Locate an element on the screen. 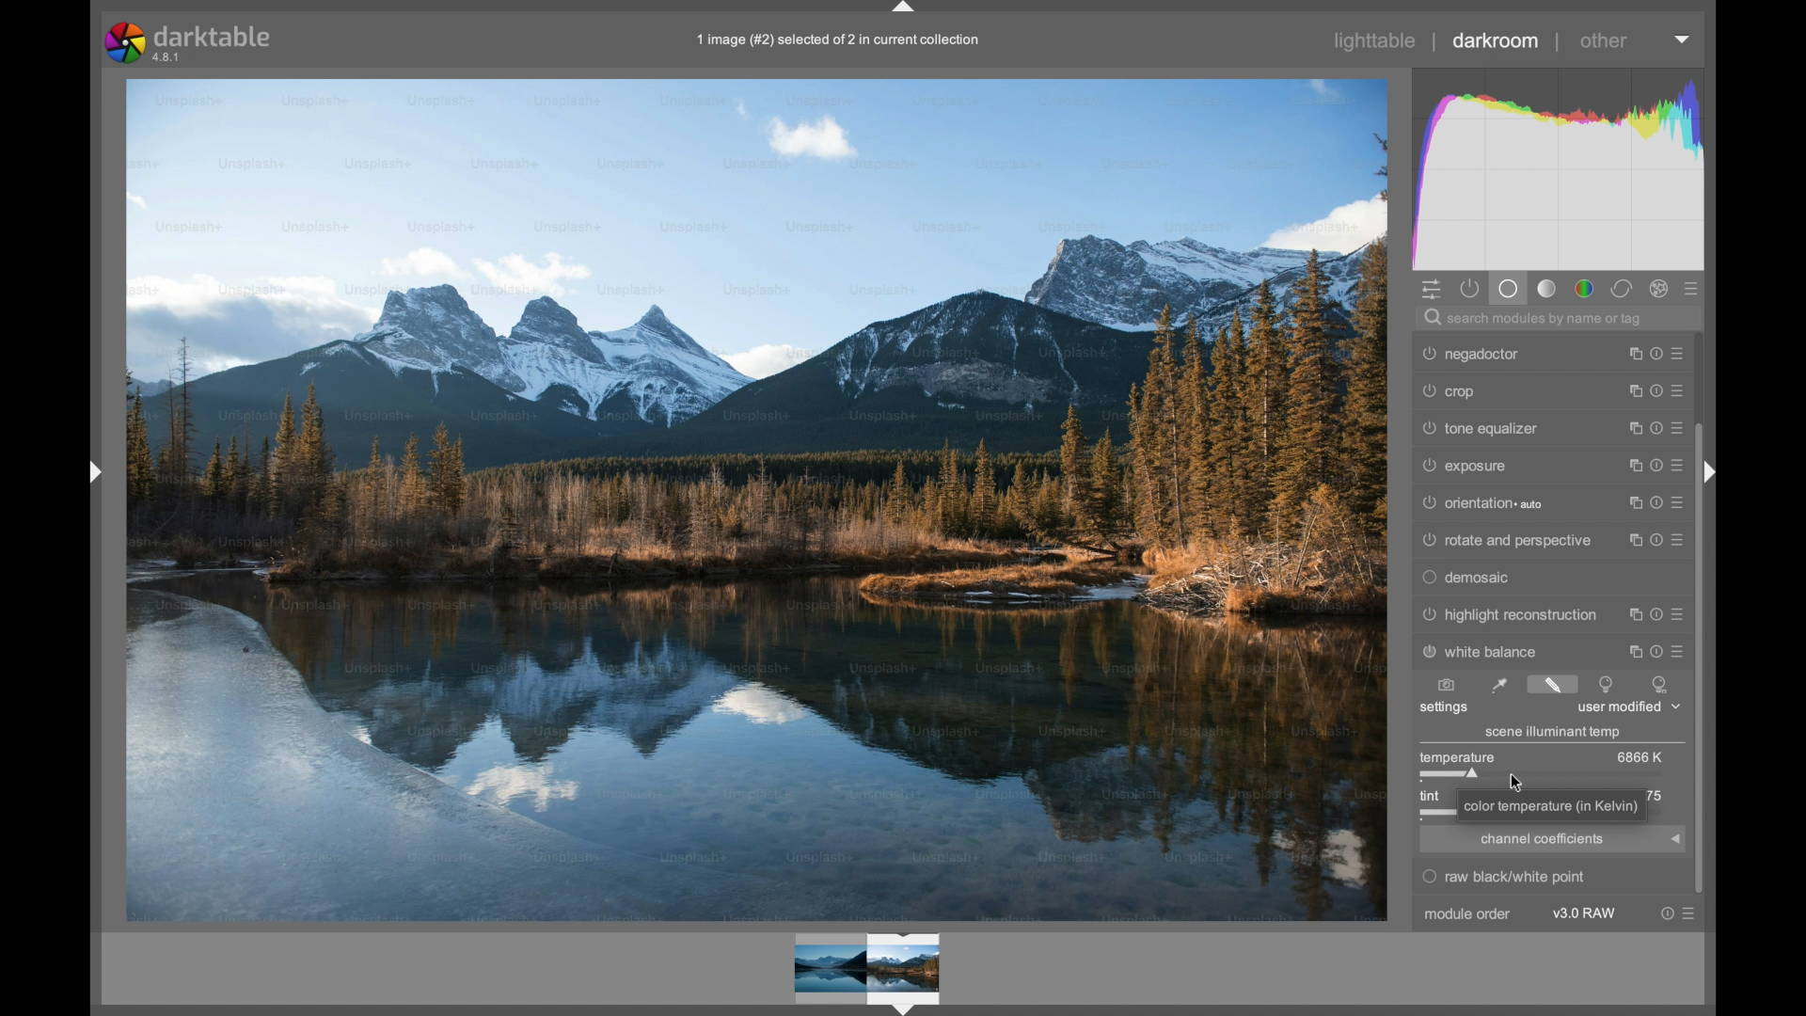 The height and width of the screenshot is (1016, 1806). raw black/white point is located at coordinates (1508, 876).